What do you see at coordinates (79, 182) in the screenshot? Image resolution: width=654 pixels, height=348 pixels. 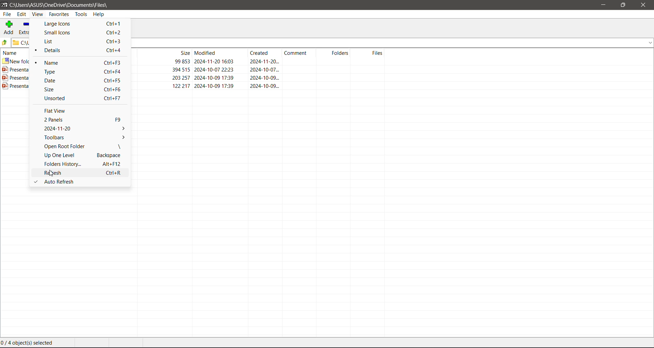 I see `Auto Refresh` at bounding box center [79, 182].